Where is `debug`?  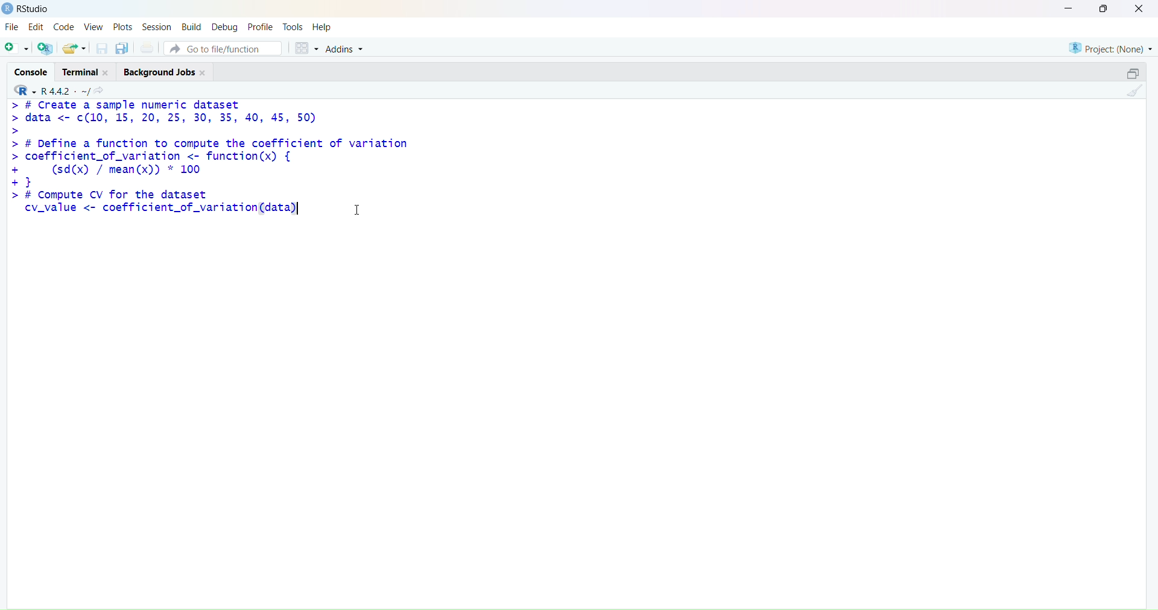
debug is located at coordinates (224, 28).